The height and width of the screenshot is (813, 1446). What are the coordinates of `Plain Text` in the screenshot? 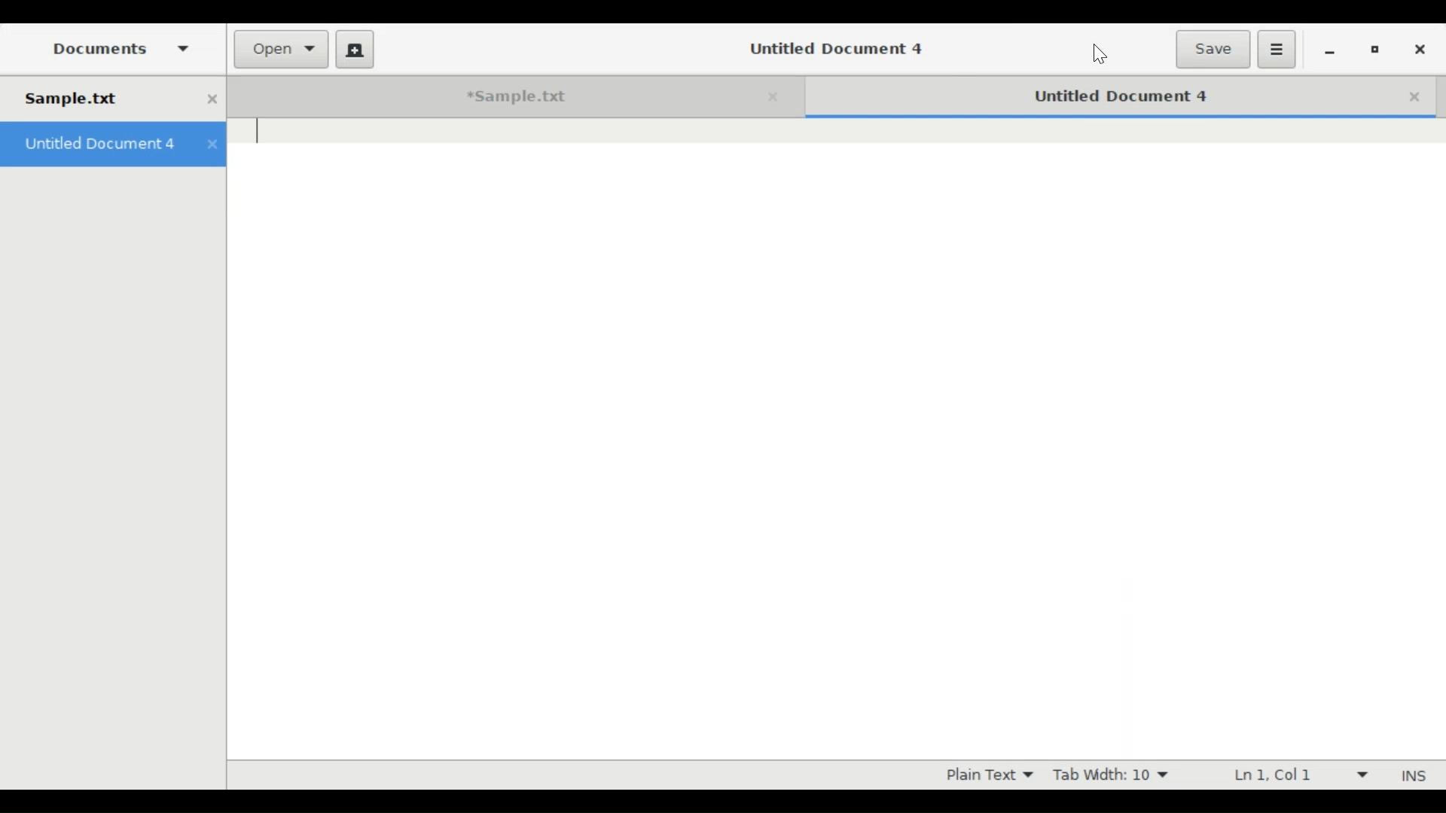 It's located at (987, 772).